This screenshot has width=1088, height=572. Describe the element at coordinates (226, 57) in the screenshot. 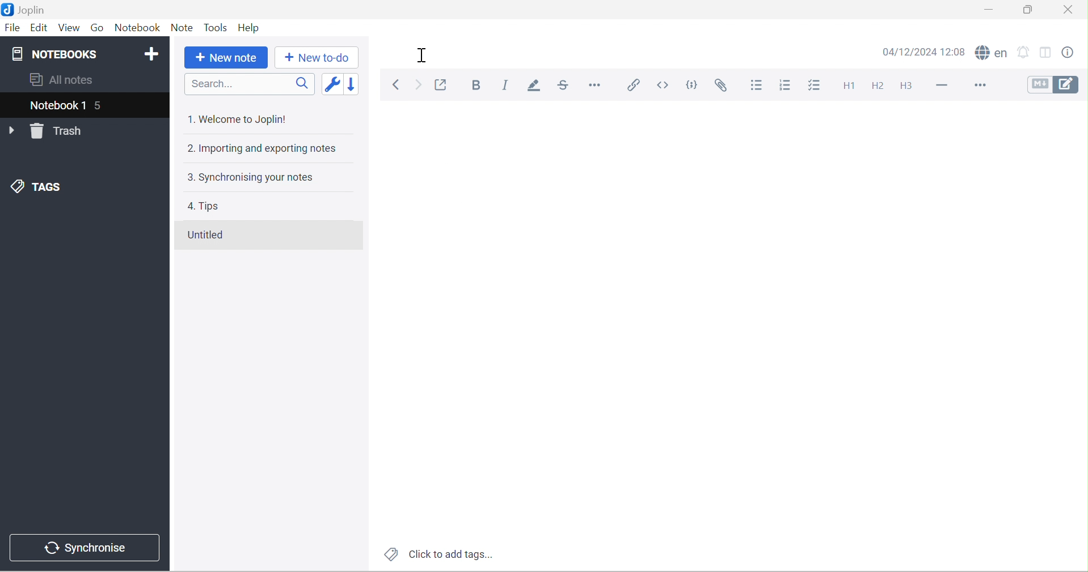

I see `New note` at that location.